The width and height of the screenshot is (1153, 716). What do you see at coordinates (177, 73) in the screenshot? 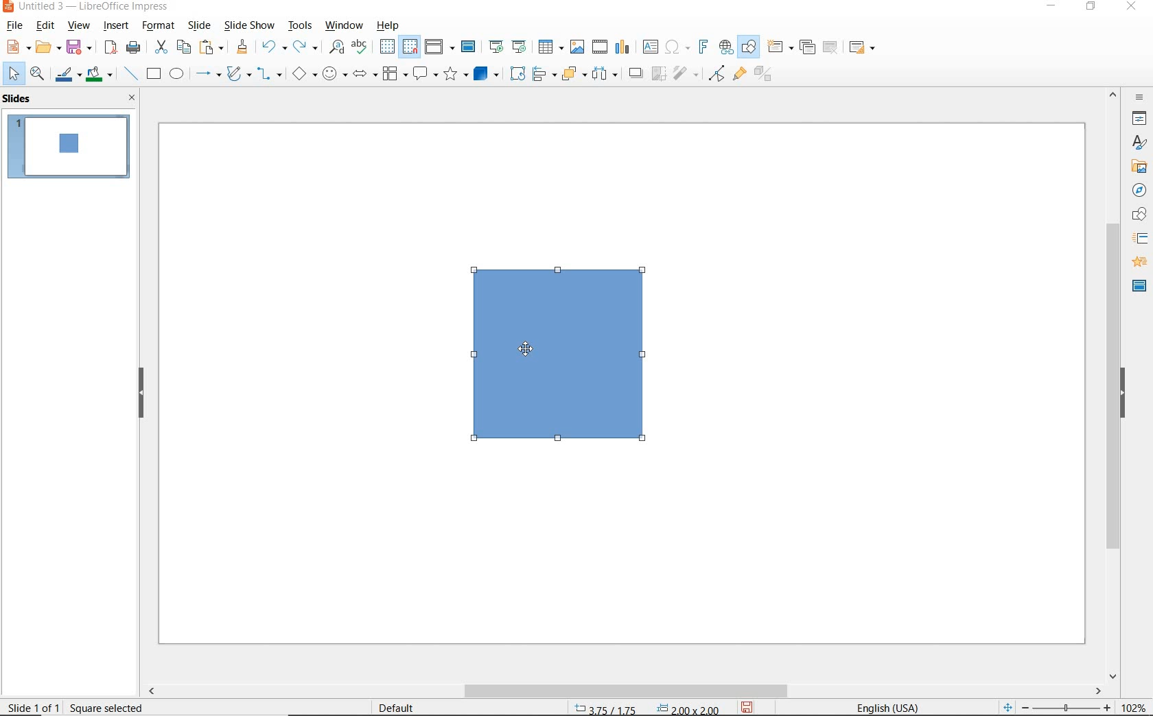
I see `ellipse` at bounding box center [177, 73].